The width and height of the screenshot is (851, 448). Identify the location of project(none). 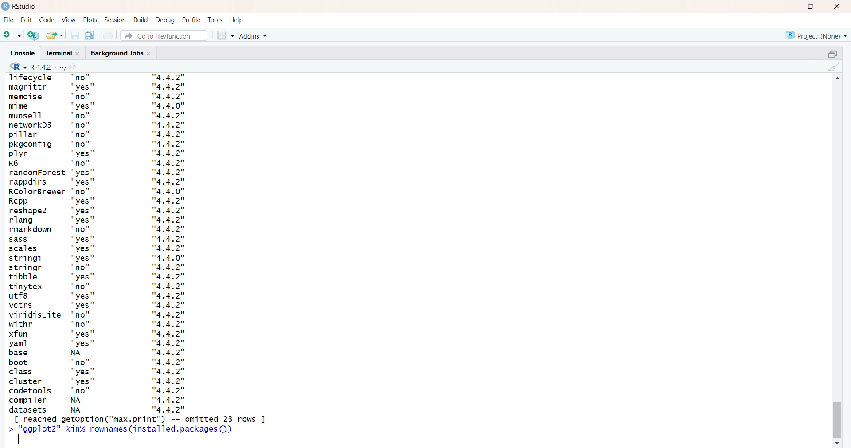
(815, 35).